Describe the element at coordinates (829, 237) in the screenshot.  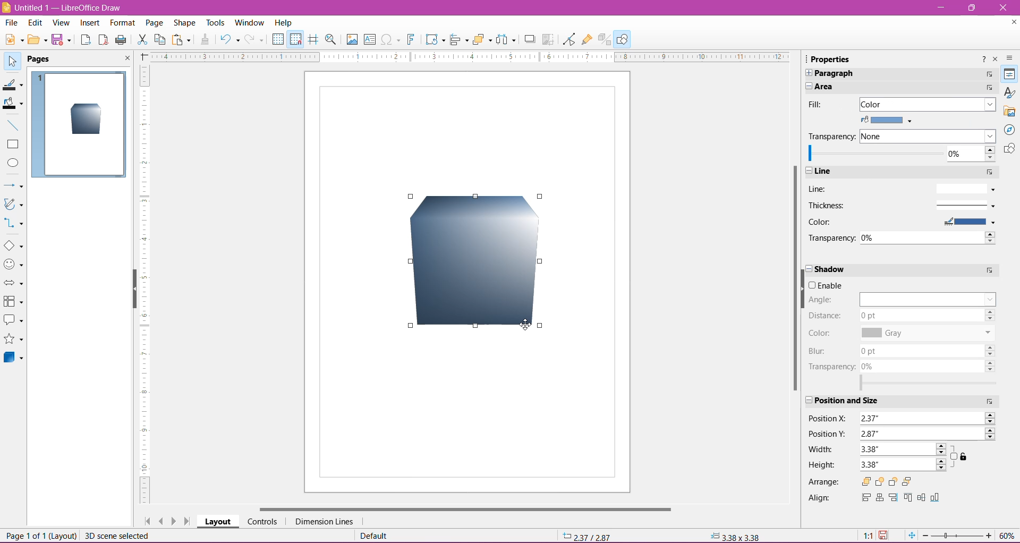
I see `Transparency` at that location.